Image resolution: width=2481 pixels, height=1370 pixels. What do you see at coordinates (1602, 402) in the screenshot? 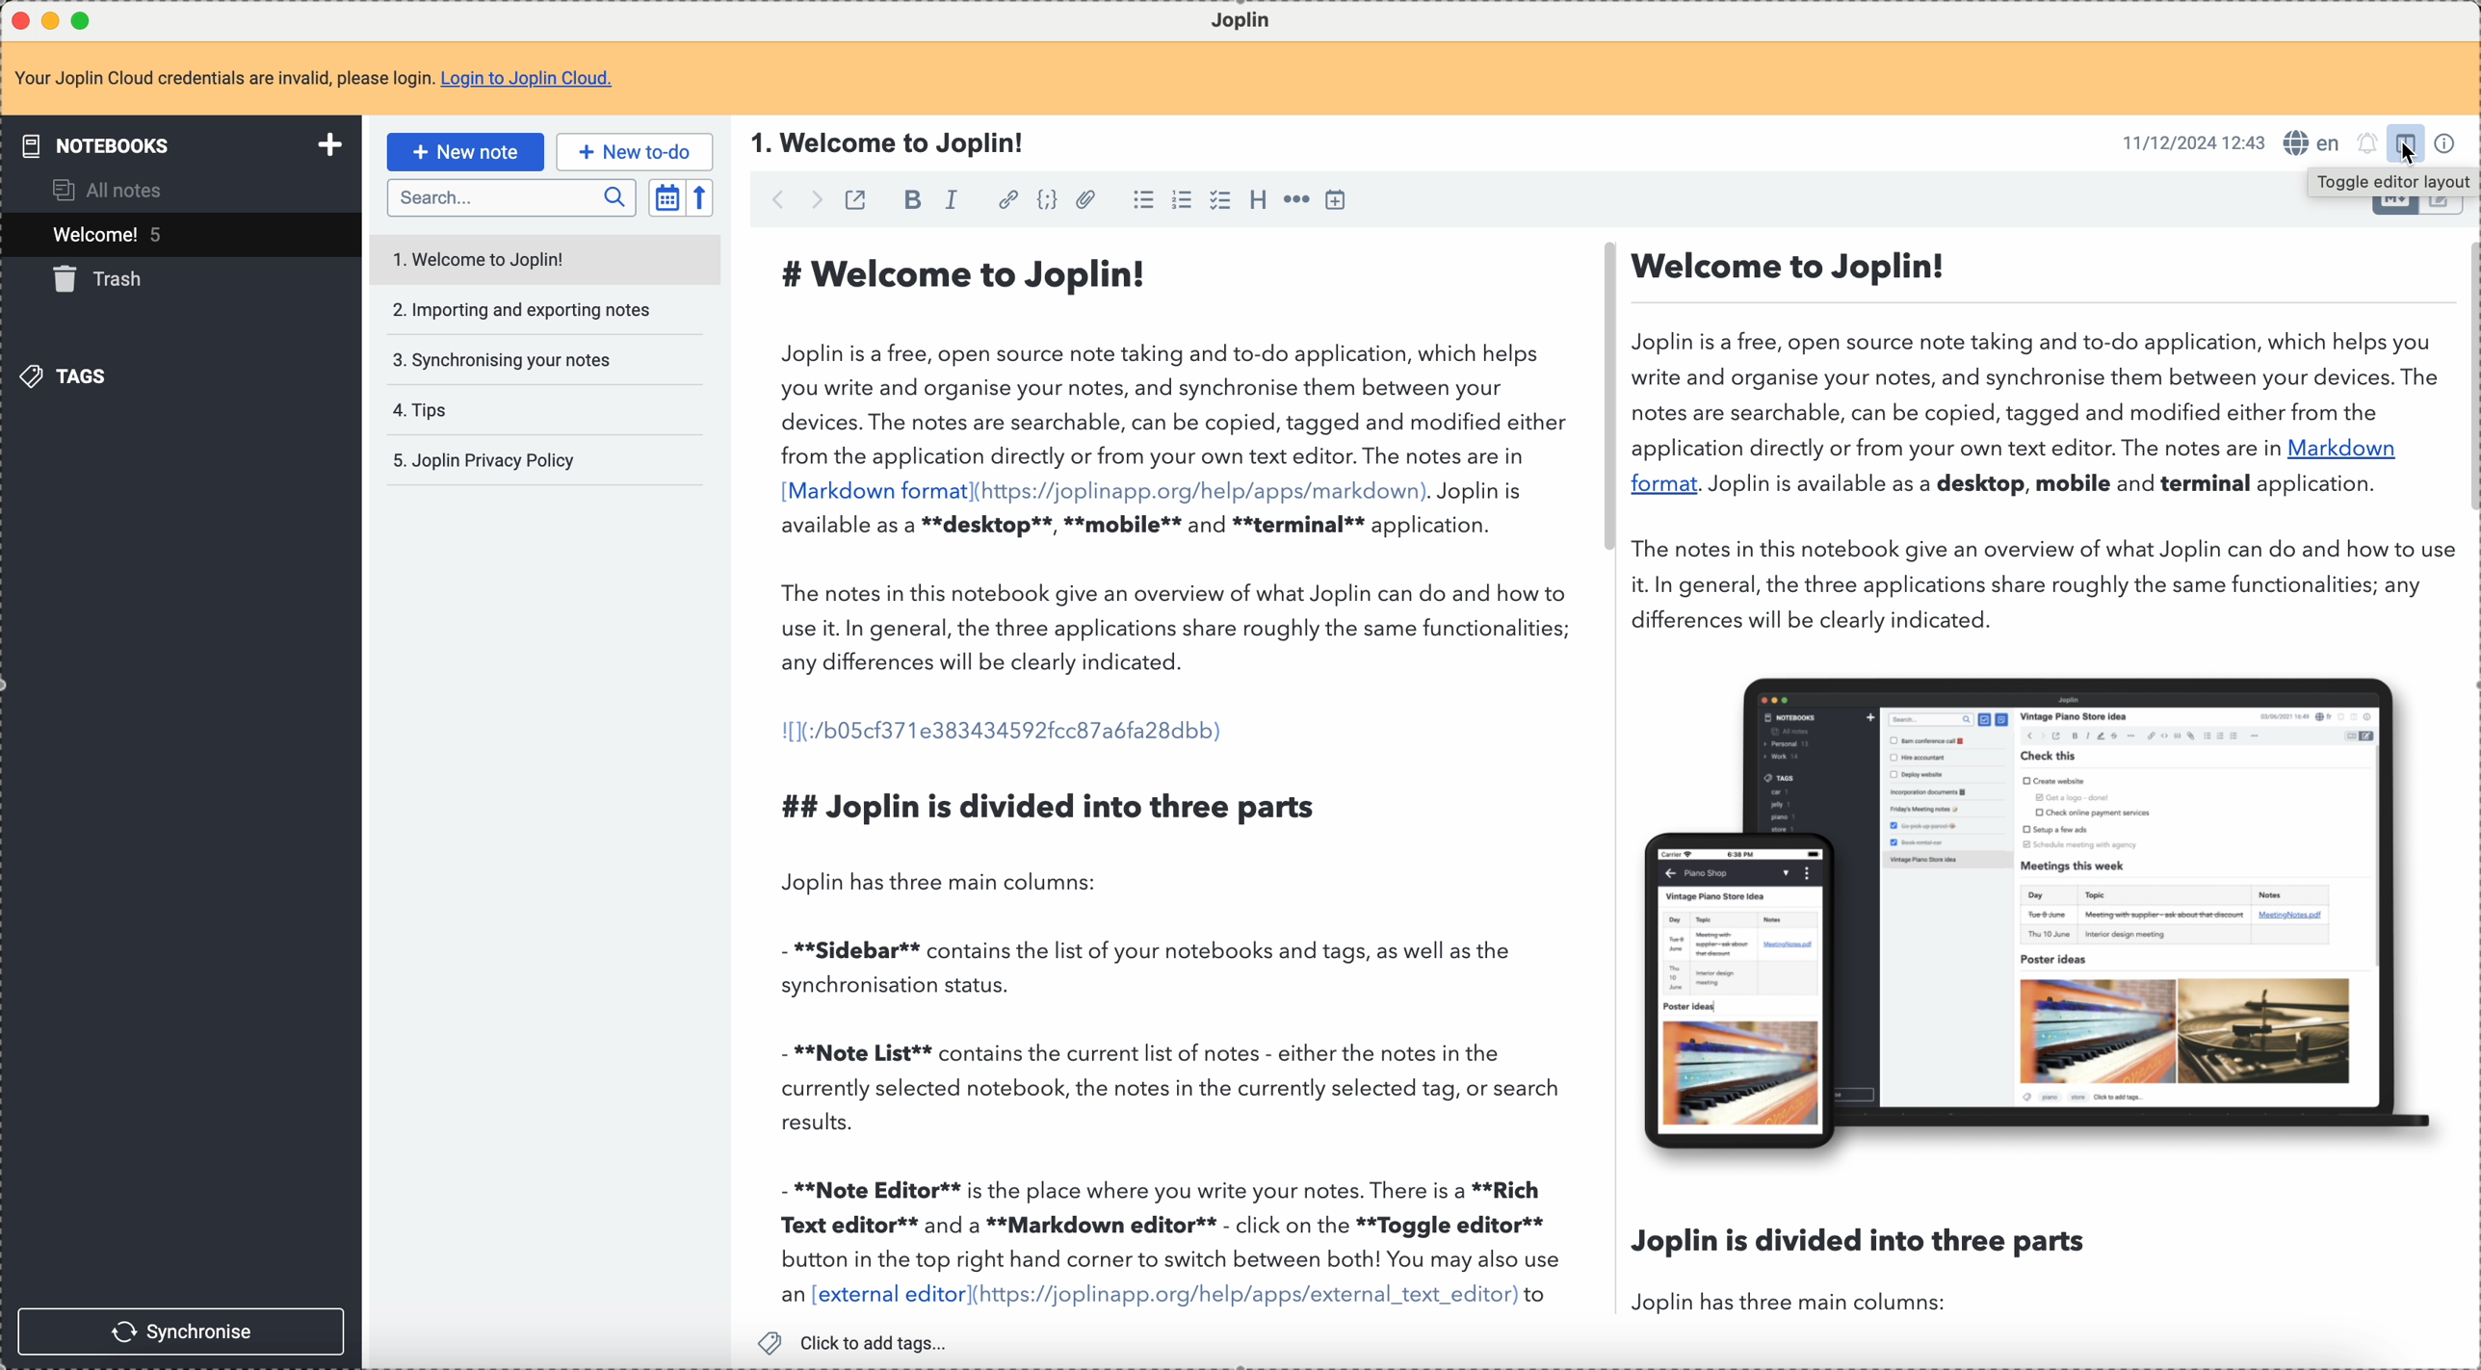
I see `scroll bar` at bounding box center [1602, 402].